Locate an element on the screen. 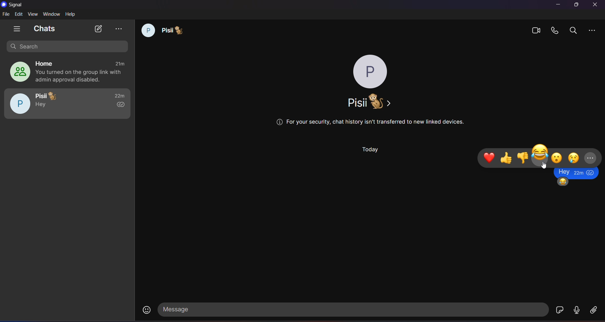 The width and height of the screenshot is (605, 322). name is located at coordinates (367, 102).